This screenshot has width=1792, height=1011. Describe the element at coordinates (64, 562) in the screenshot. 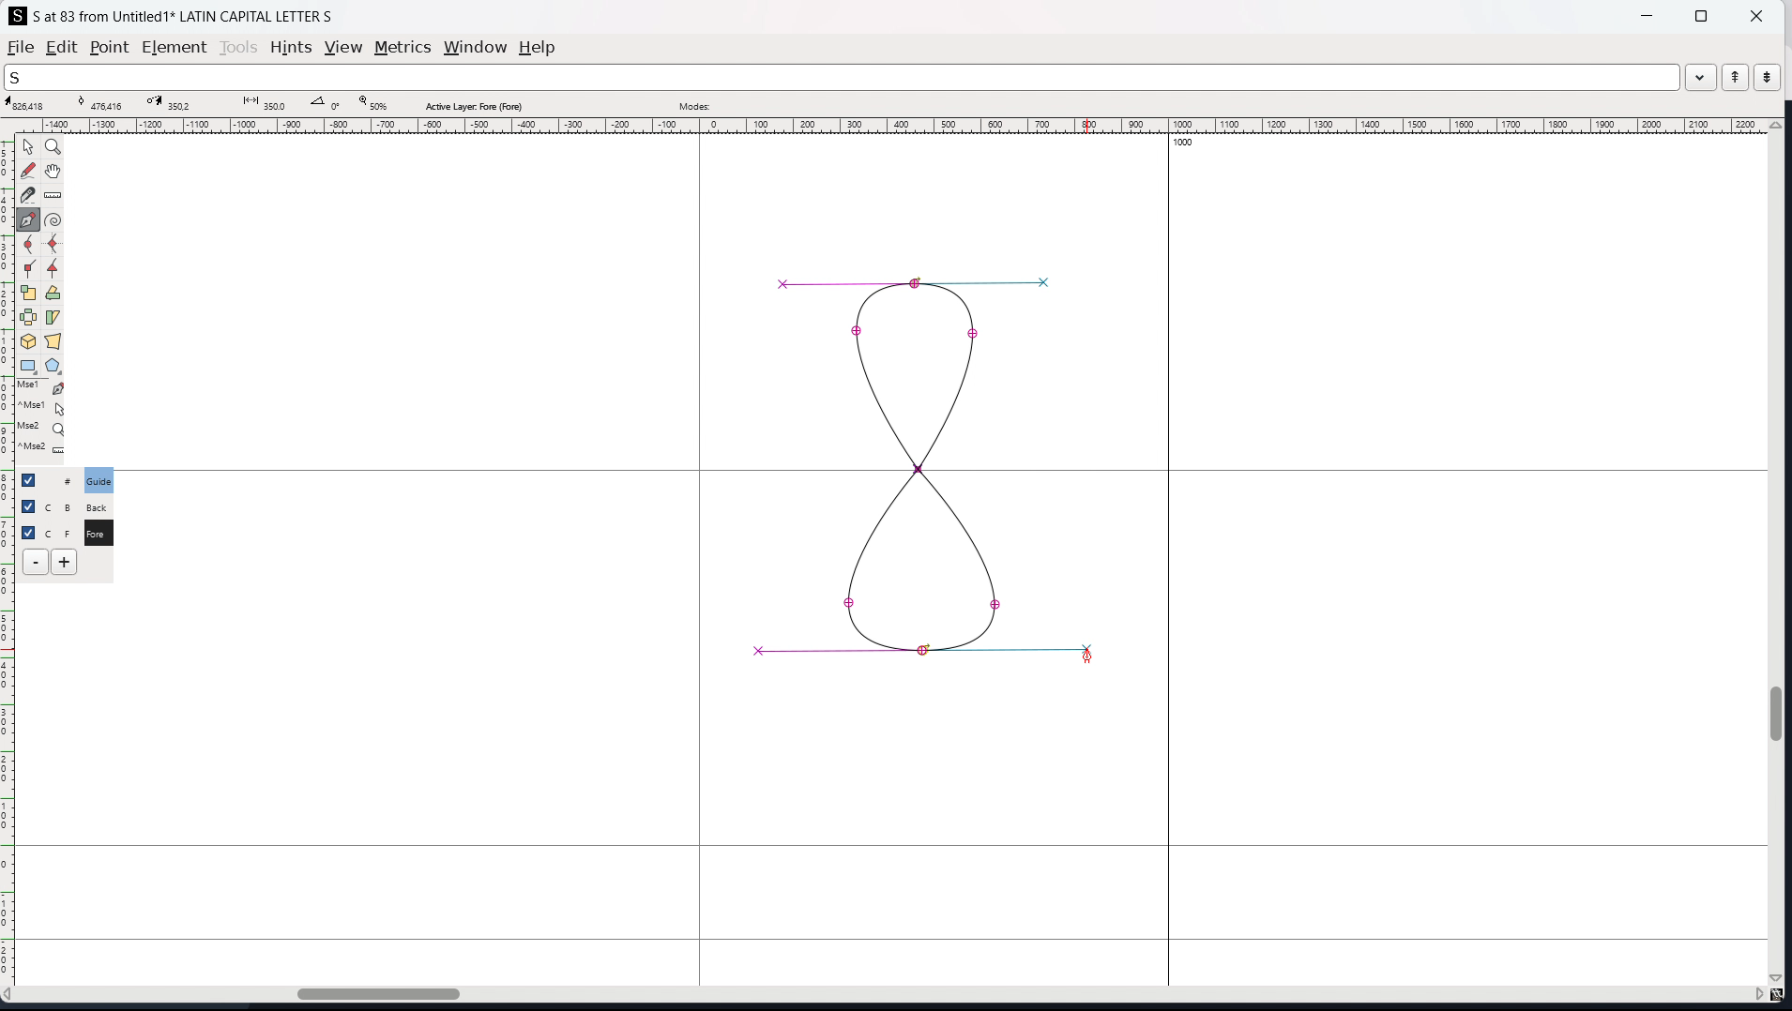

I see `add layers` at that location.